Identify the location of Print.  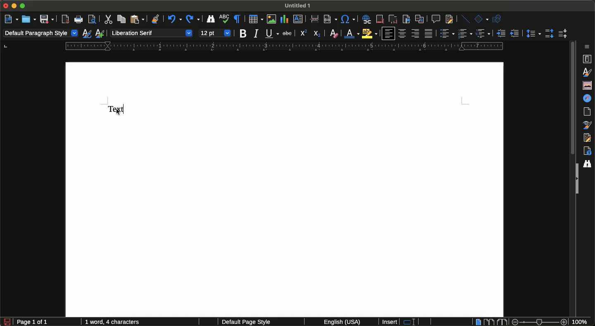
(79, 20).